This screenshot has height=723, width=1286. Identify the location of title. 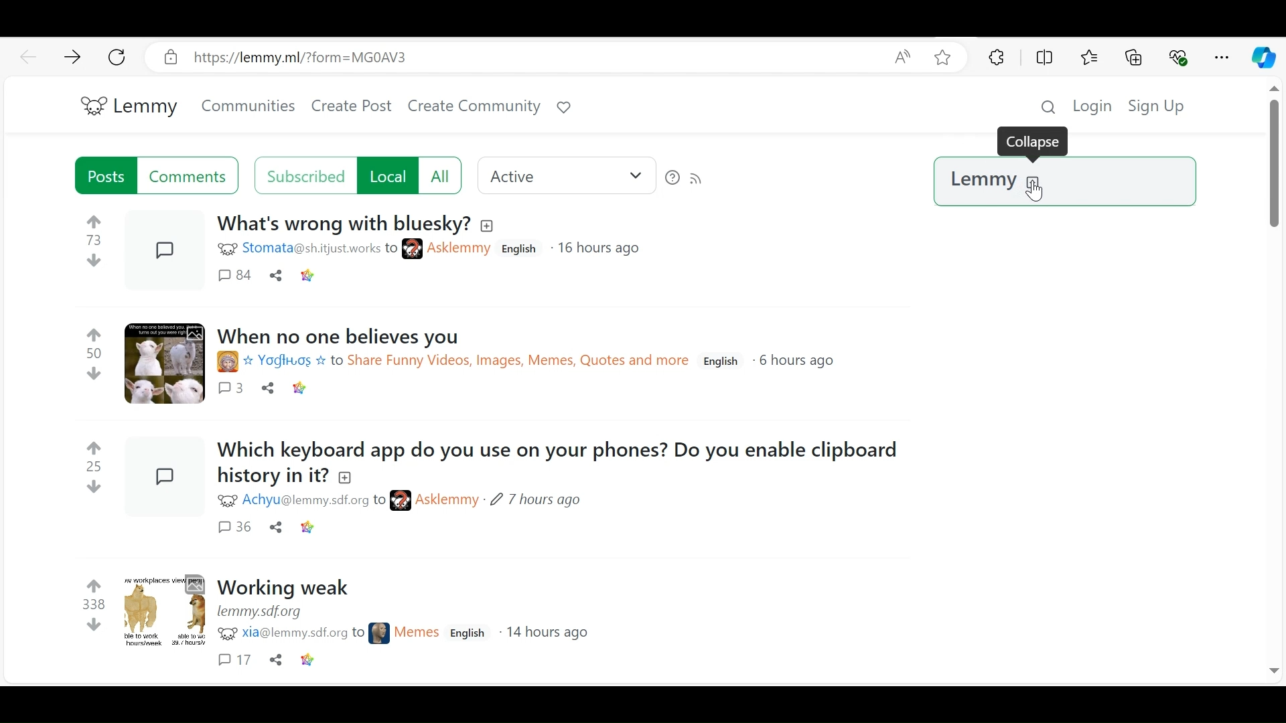
(272, 475).